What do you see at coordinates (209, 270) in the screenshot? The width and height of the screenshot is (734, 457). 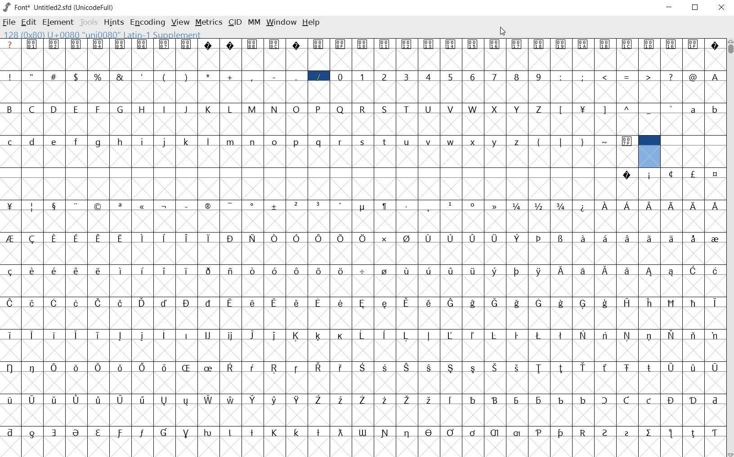 I see `Symbol` at bounding box center [209, 270].